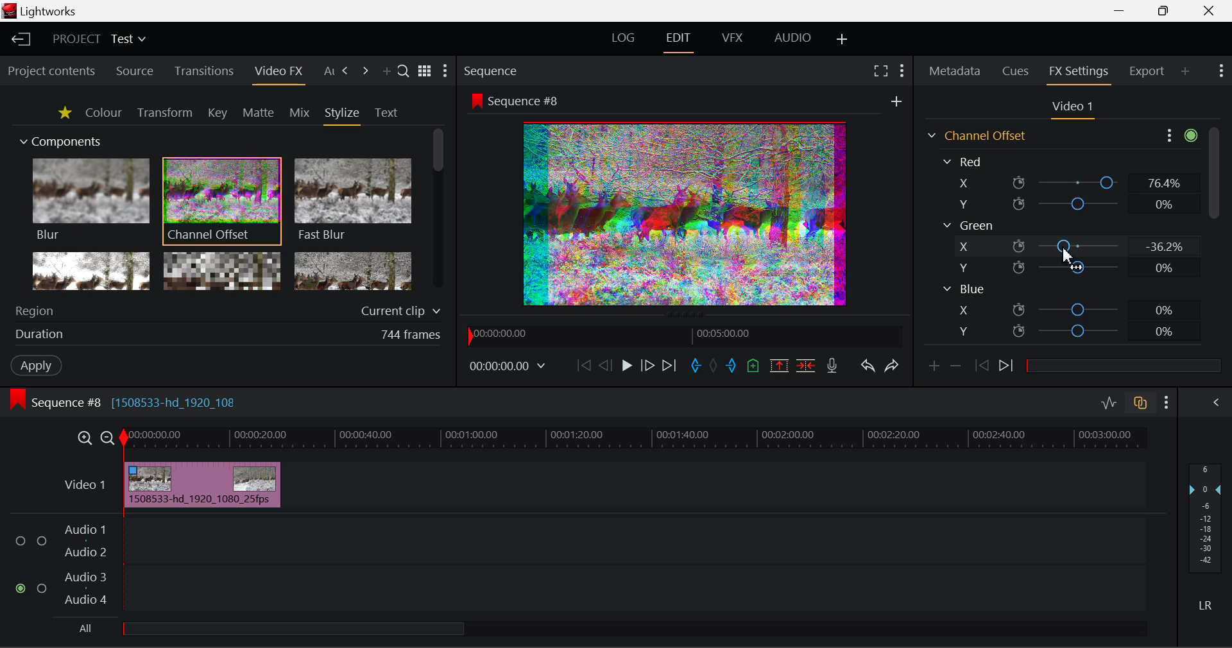 The image size is (1232, 648). I want to click on Search, so click(404, 71).